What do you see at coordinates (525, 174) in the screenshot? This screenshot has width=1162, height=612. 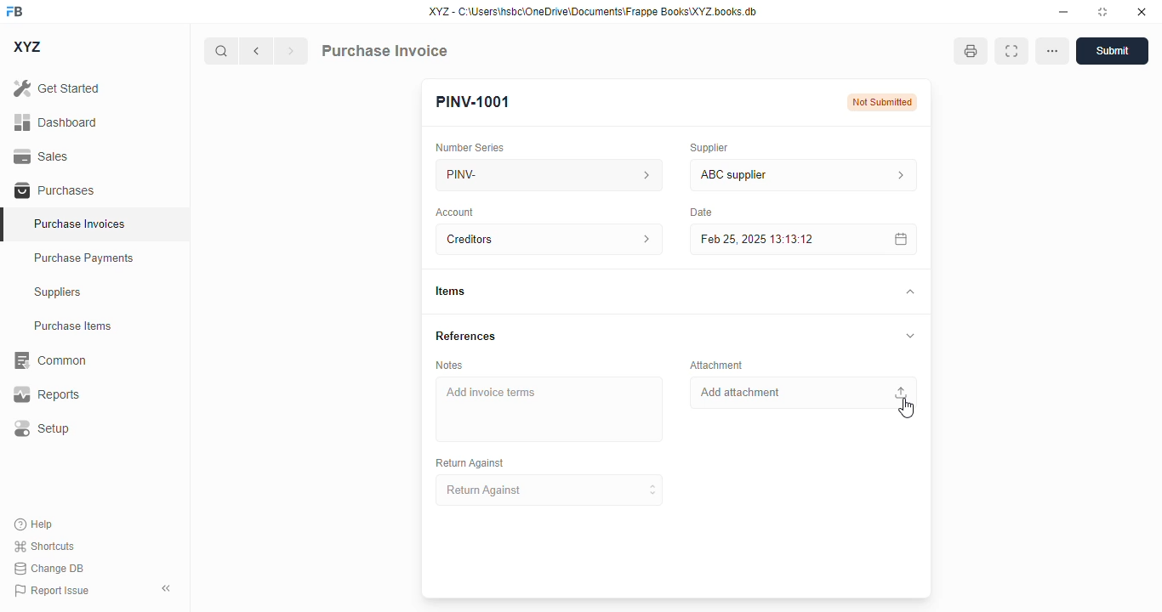 I see `PINV-` at bounding box center [525, 174].